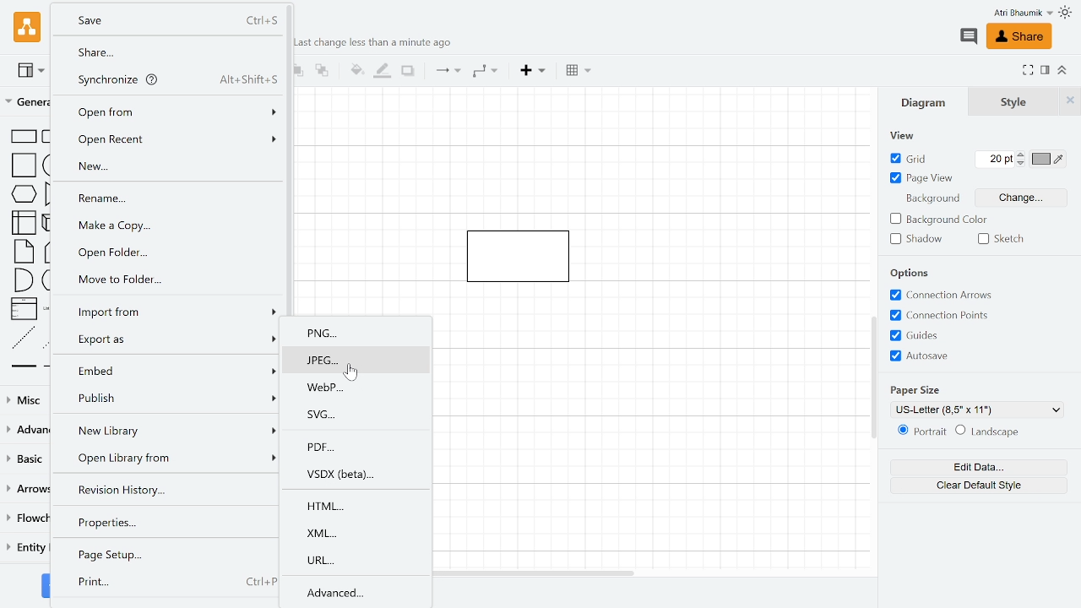  What do you see at coordinates (166, 339) in the screenshot?
I see `Export as` at bounding box center [166, 339].